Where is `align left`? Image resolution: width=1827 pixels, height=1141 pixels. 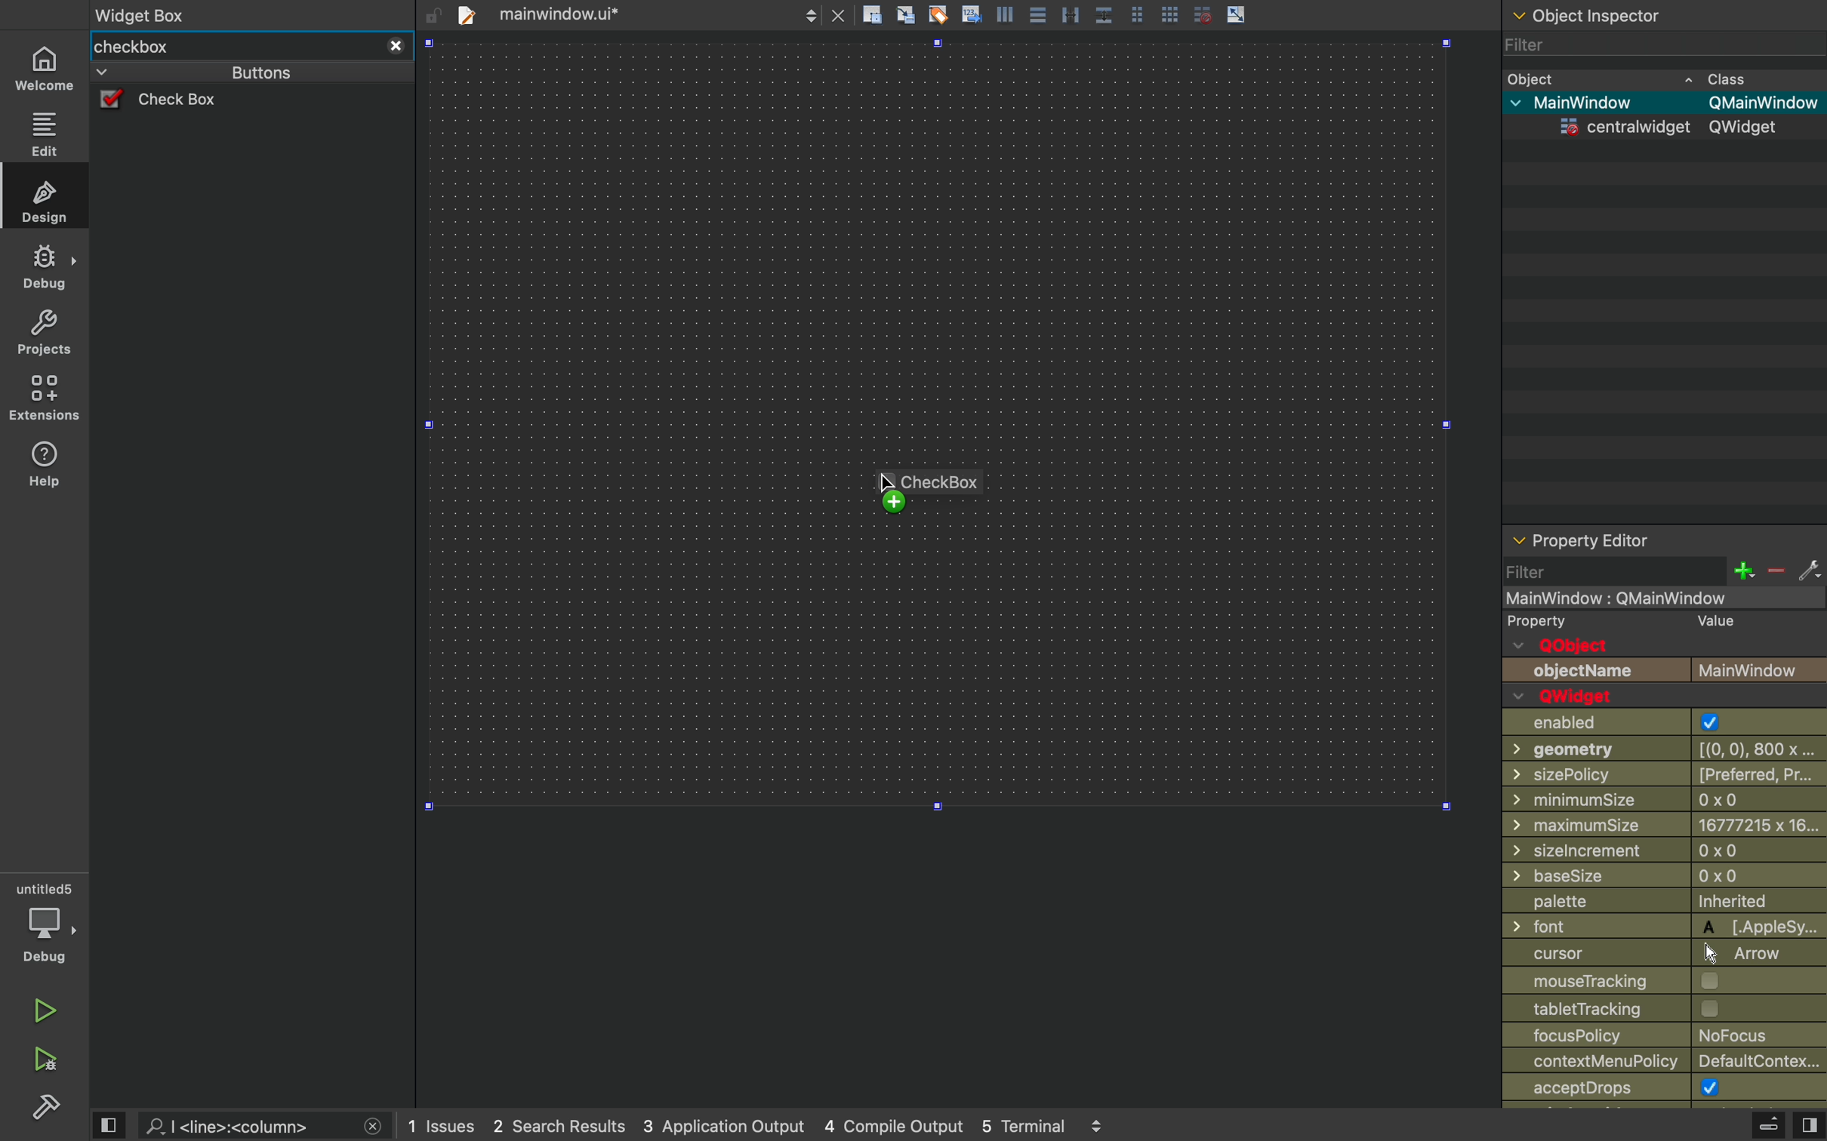 align left is located at coordinates (1005, 13).